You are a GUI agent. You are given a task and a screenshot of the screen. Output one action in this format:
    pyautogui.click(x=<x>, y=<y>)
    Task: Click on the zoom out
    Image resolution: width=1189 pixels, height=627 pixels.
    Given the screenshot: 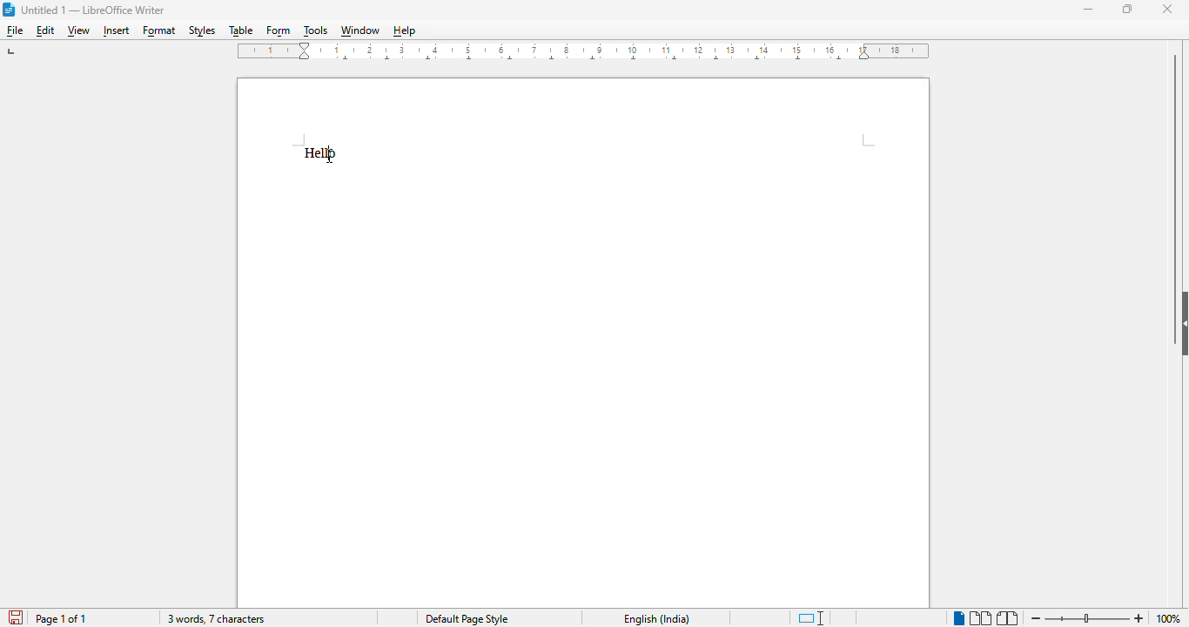 What is the action you would take?
    pyautogui.click(x=1037, y=618)
    